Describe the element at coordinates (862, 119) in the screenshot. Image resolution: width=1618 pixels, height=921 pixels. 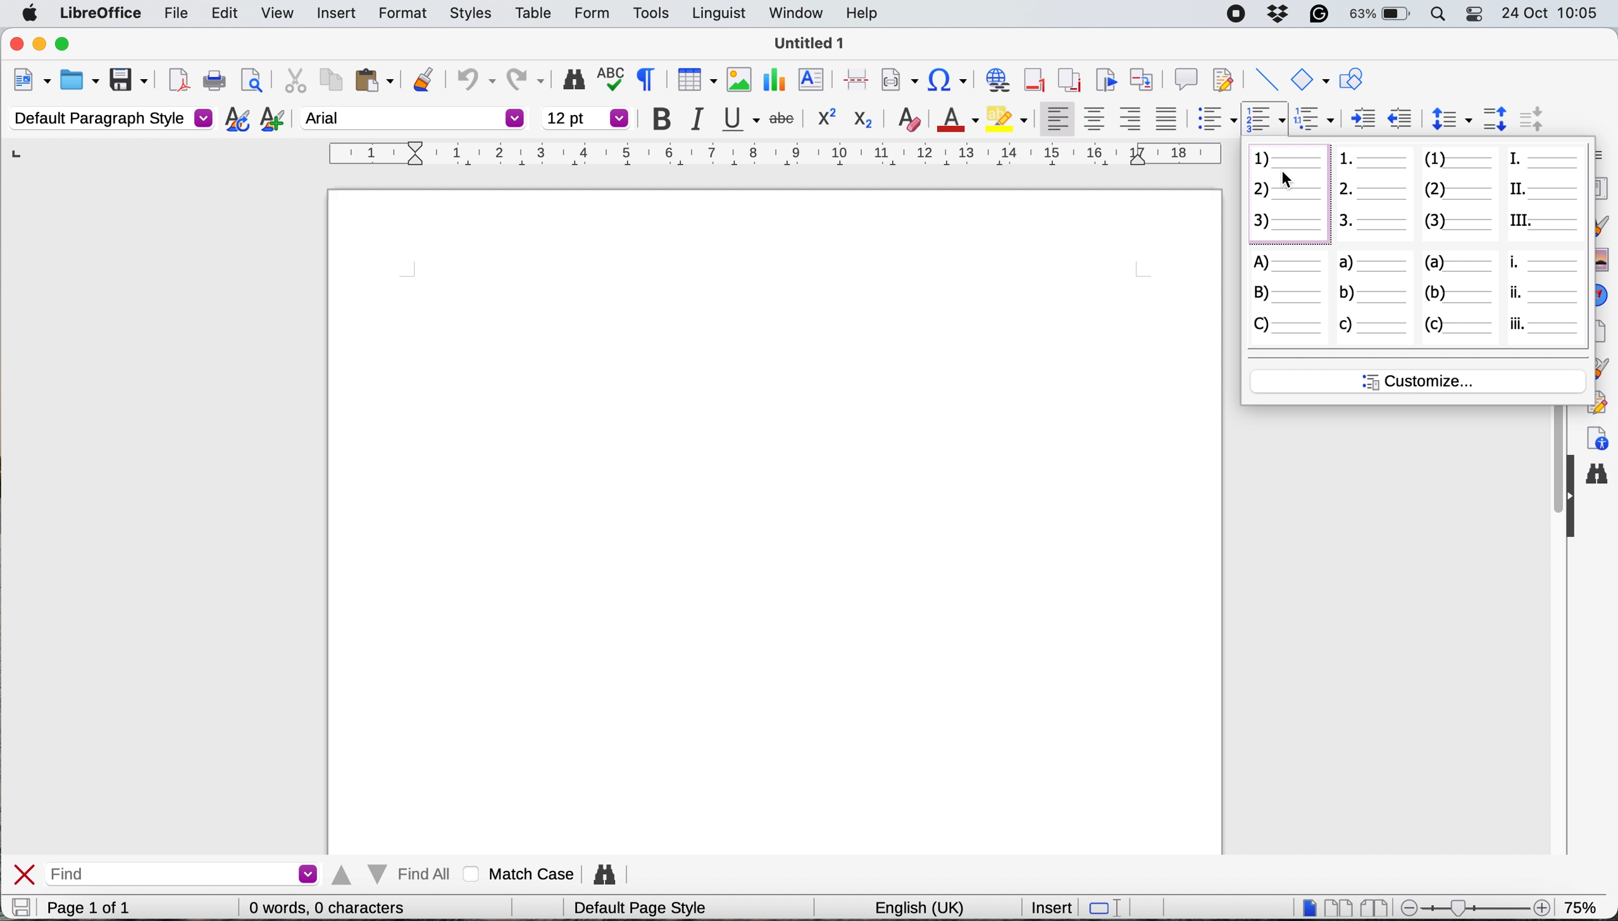
I see `subscript` at that location.